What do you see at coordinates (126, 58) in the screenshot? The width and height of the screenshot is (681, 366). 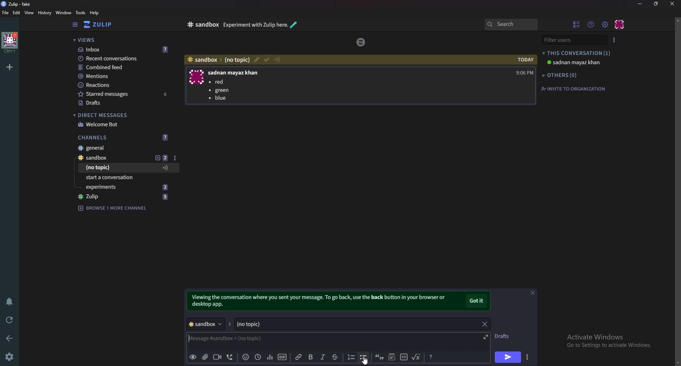 I see `Recent conversations` at bounding box center [126, 58].